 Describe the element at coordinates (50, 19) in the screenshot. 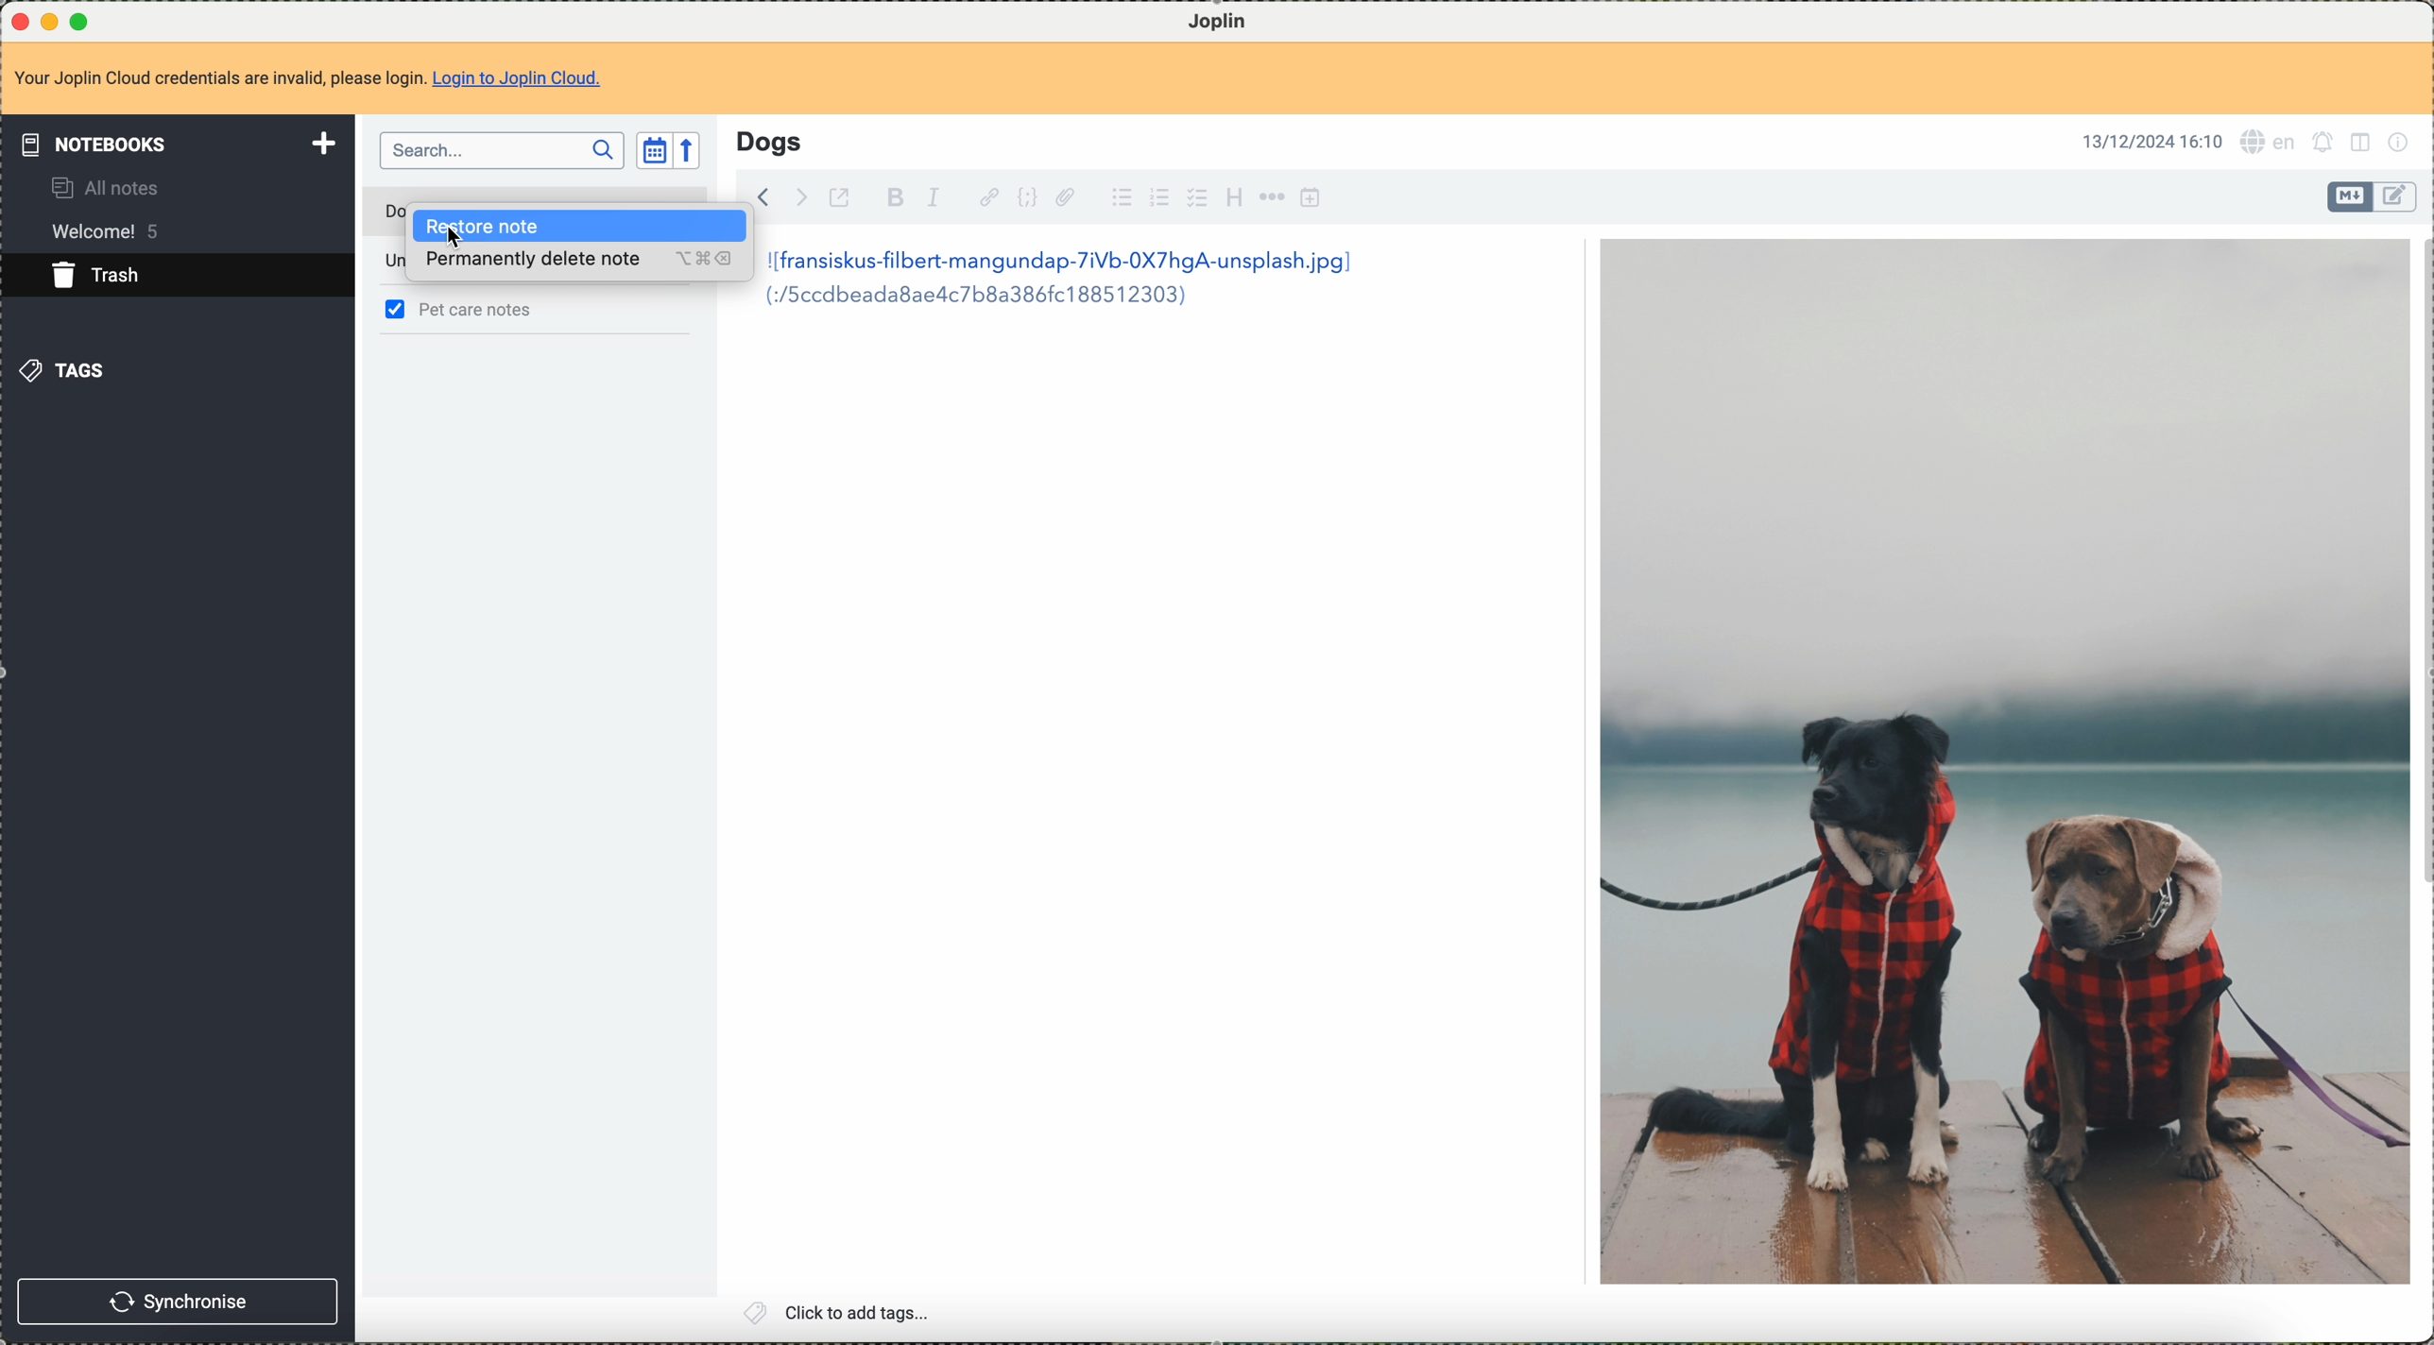

I see `minimize program` at that location.